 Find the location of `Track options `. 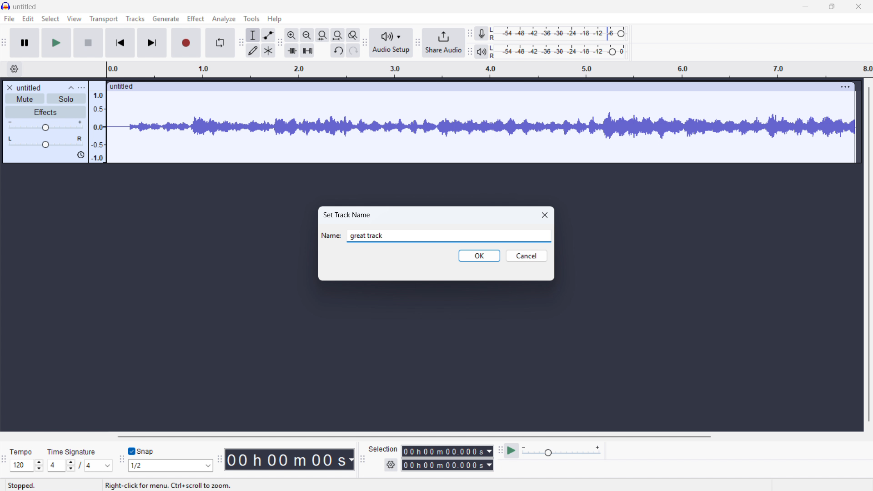

Track options  is located at coordinates (845, 86).